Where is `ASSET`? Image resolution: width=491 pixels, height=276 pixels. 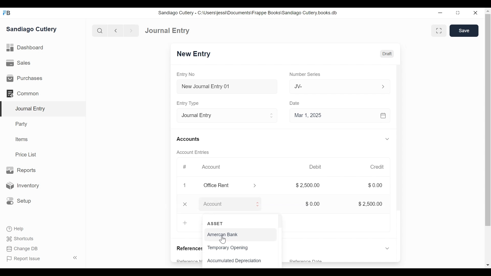 ASSET is located at coordinates (220, 224).